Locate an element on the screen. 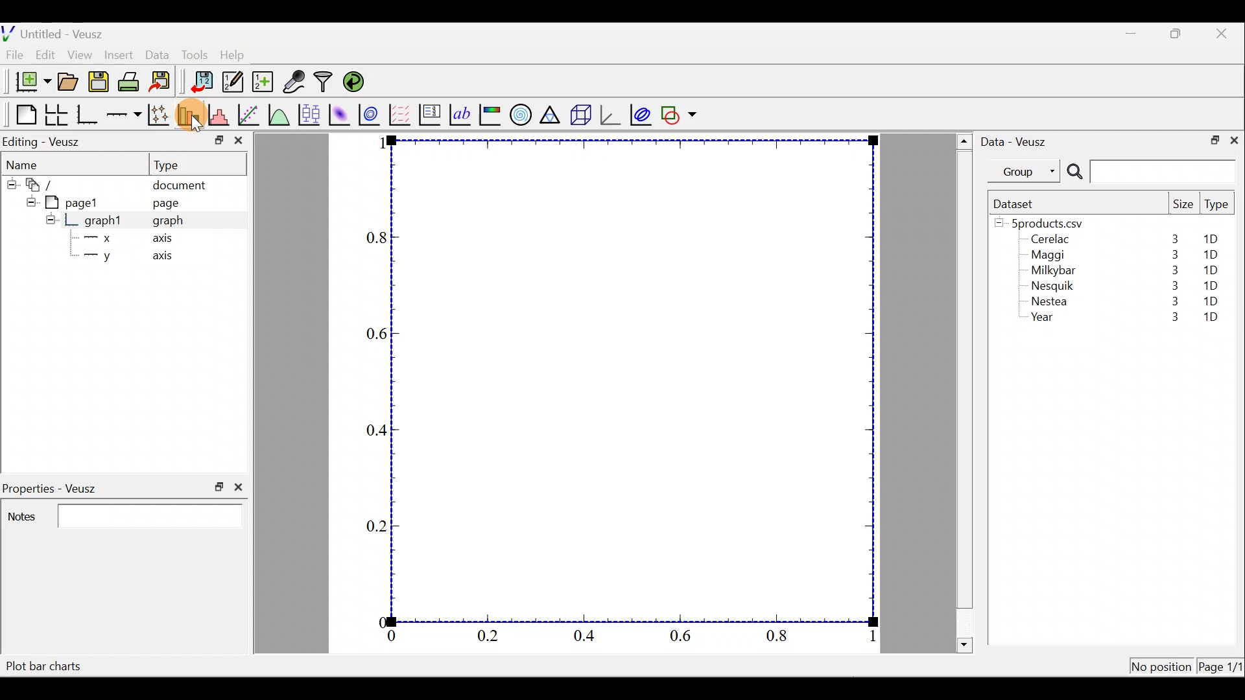 The height and width of the screenshot is (700, 1245). Plot key is located at coordinates (431, 113).